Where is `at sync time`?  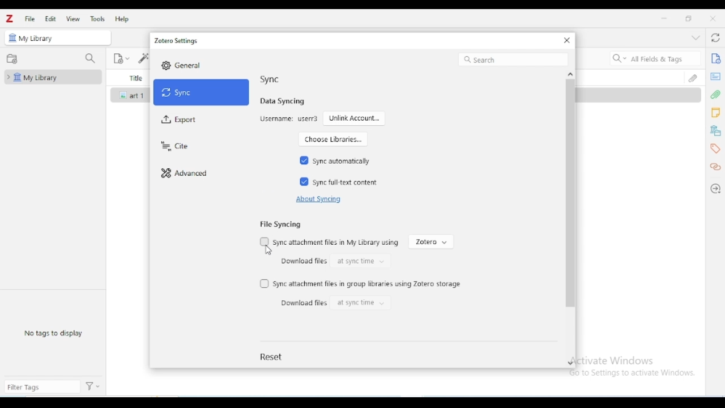 at sync time is located at coordinates (360, 303).